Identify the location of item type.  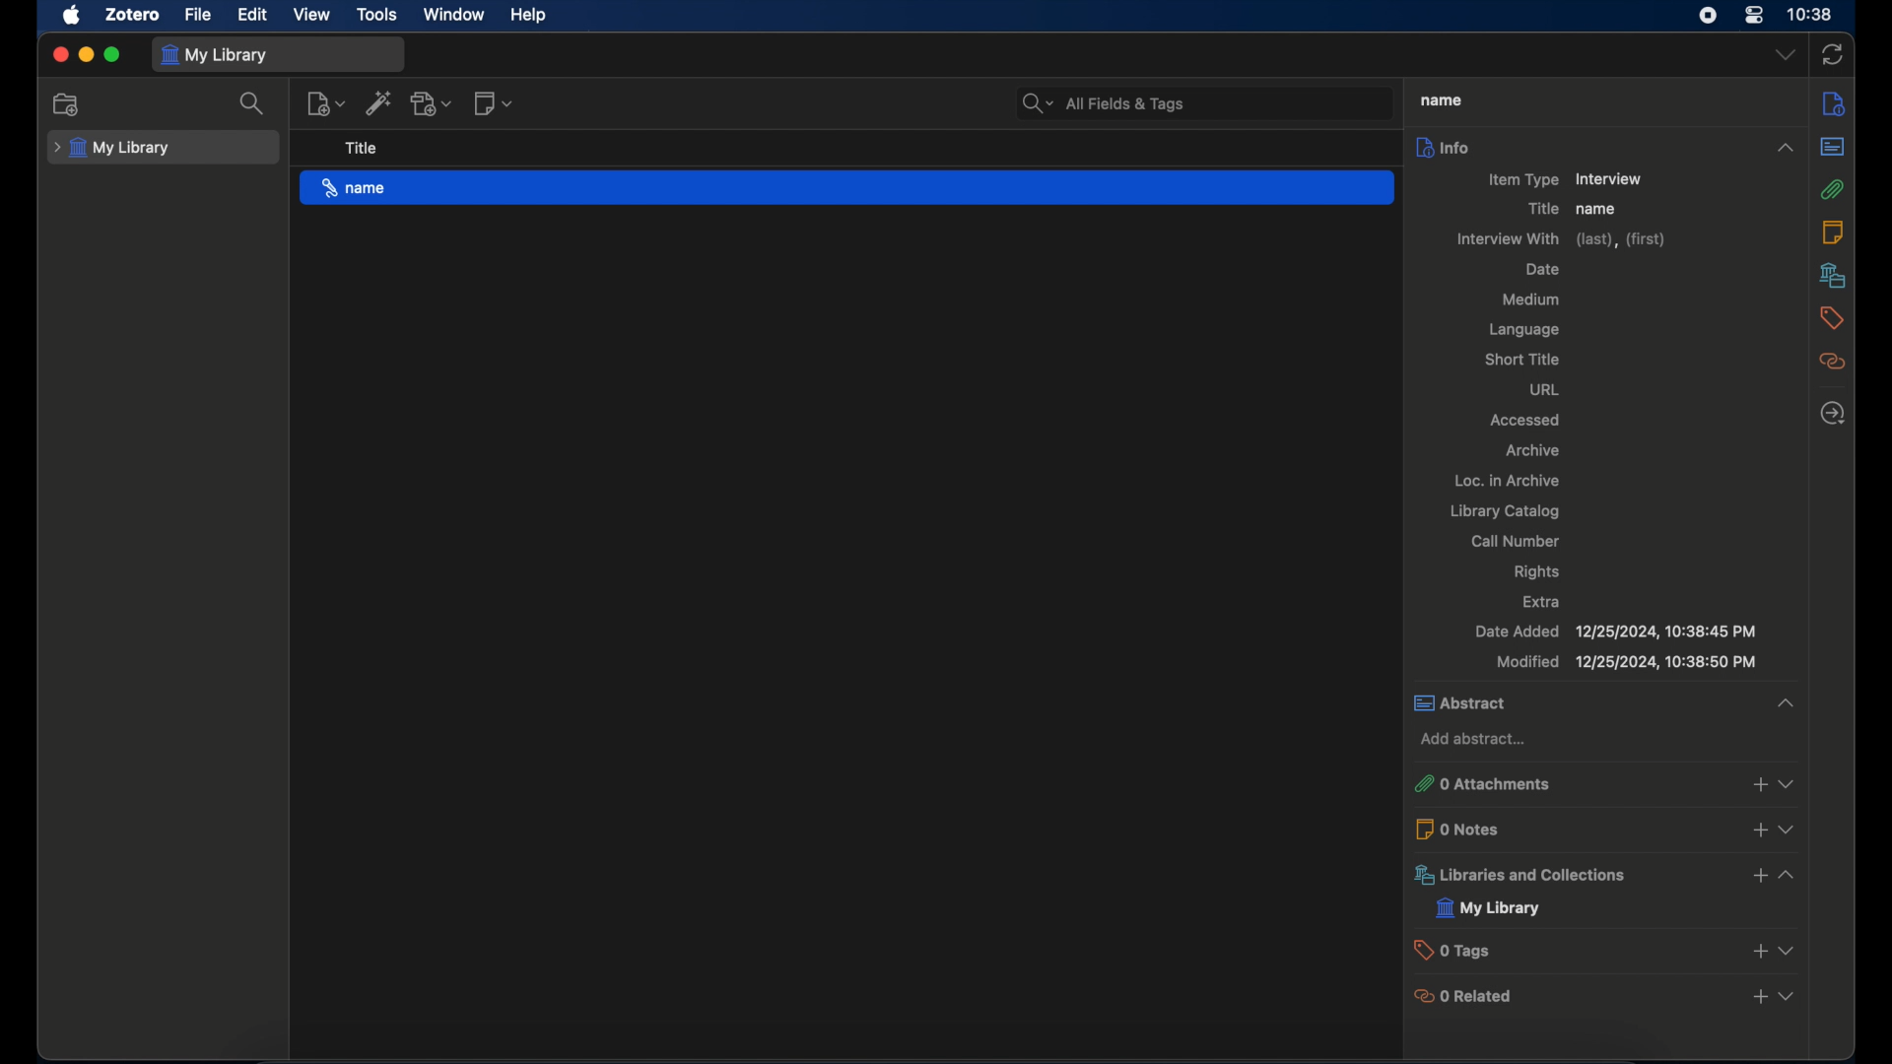
(1521, 178).